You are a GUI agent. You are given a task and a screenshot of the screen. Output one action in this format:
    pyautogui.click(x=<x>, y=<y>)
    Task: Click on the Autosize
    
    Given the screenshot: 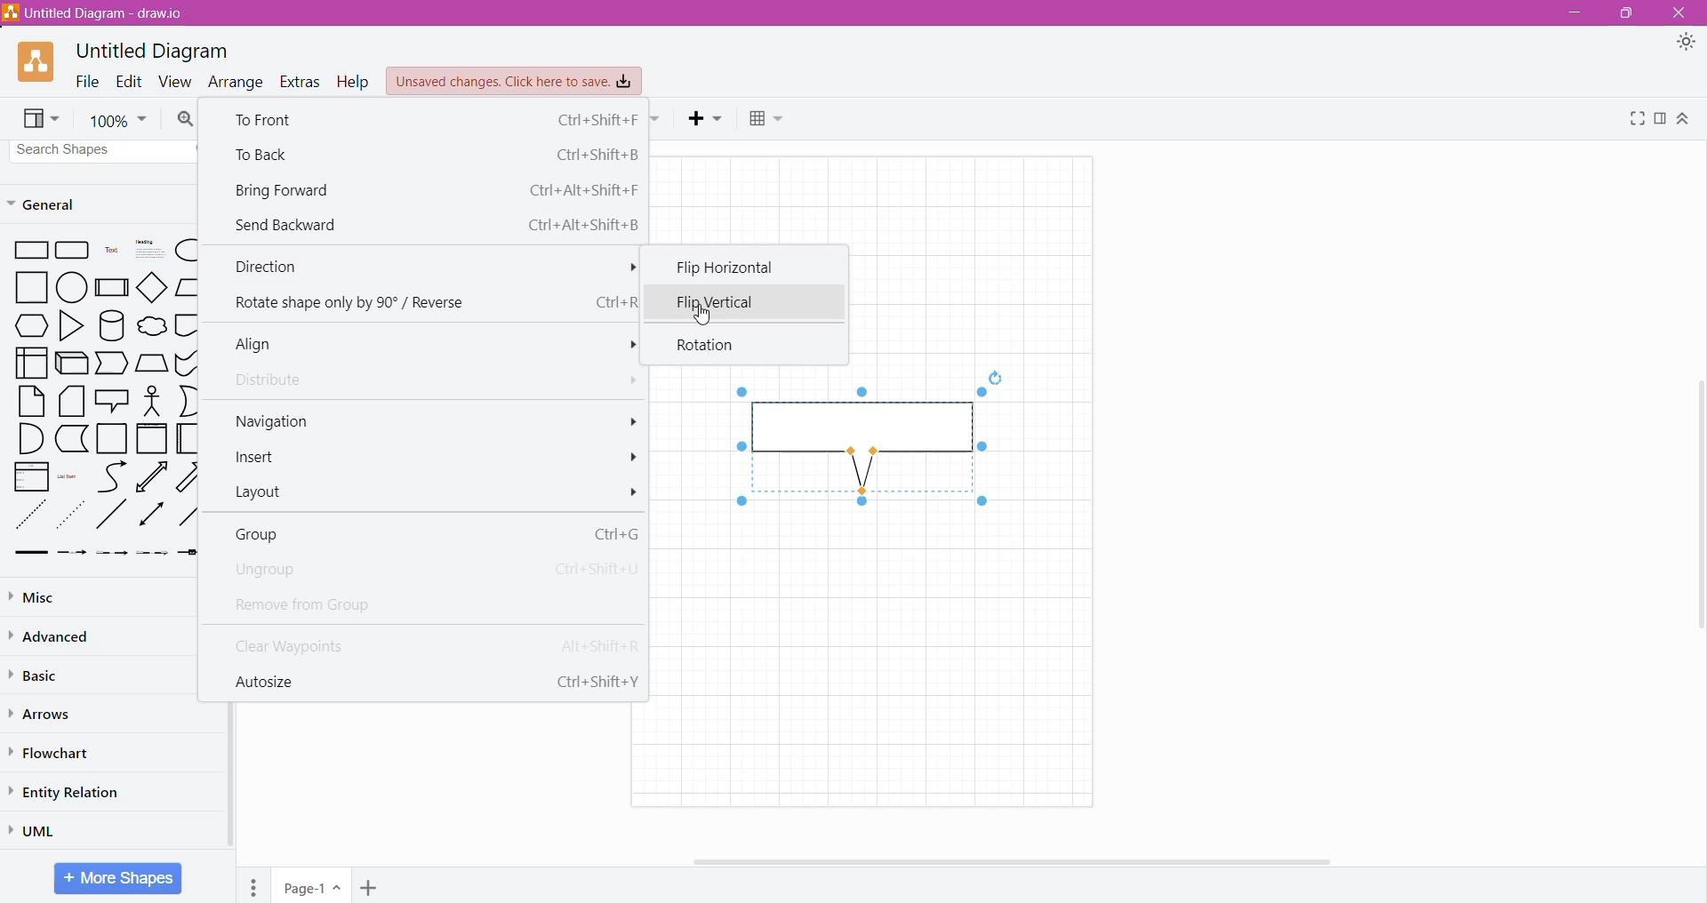 What is the action you would take?
    pyautogui.click(x=432, y=680)
    